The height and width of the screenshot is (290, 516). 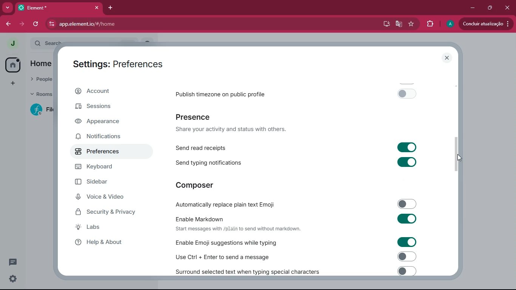 What do you see at coordinates (472, 8) in the screenshot?
I see `minimize` at bounding box center [472, 8].